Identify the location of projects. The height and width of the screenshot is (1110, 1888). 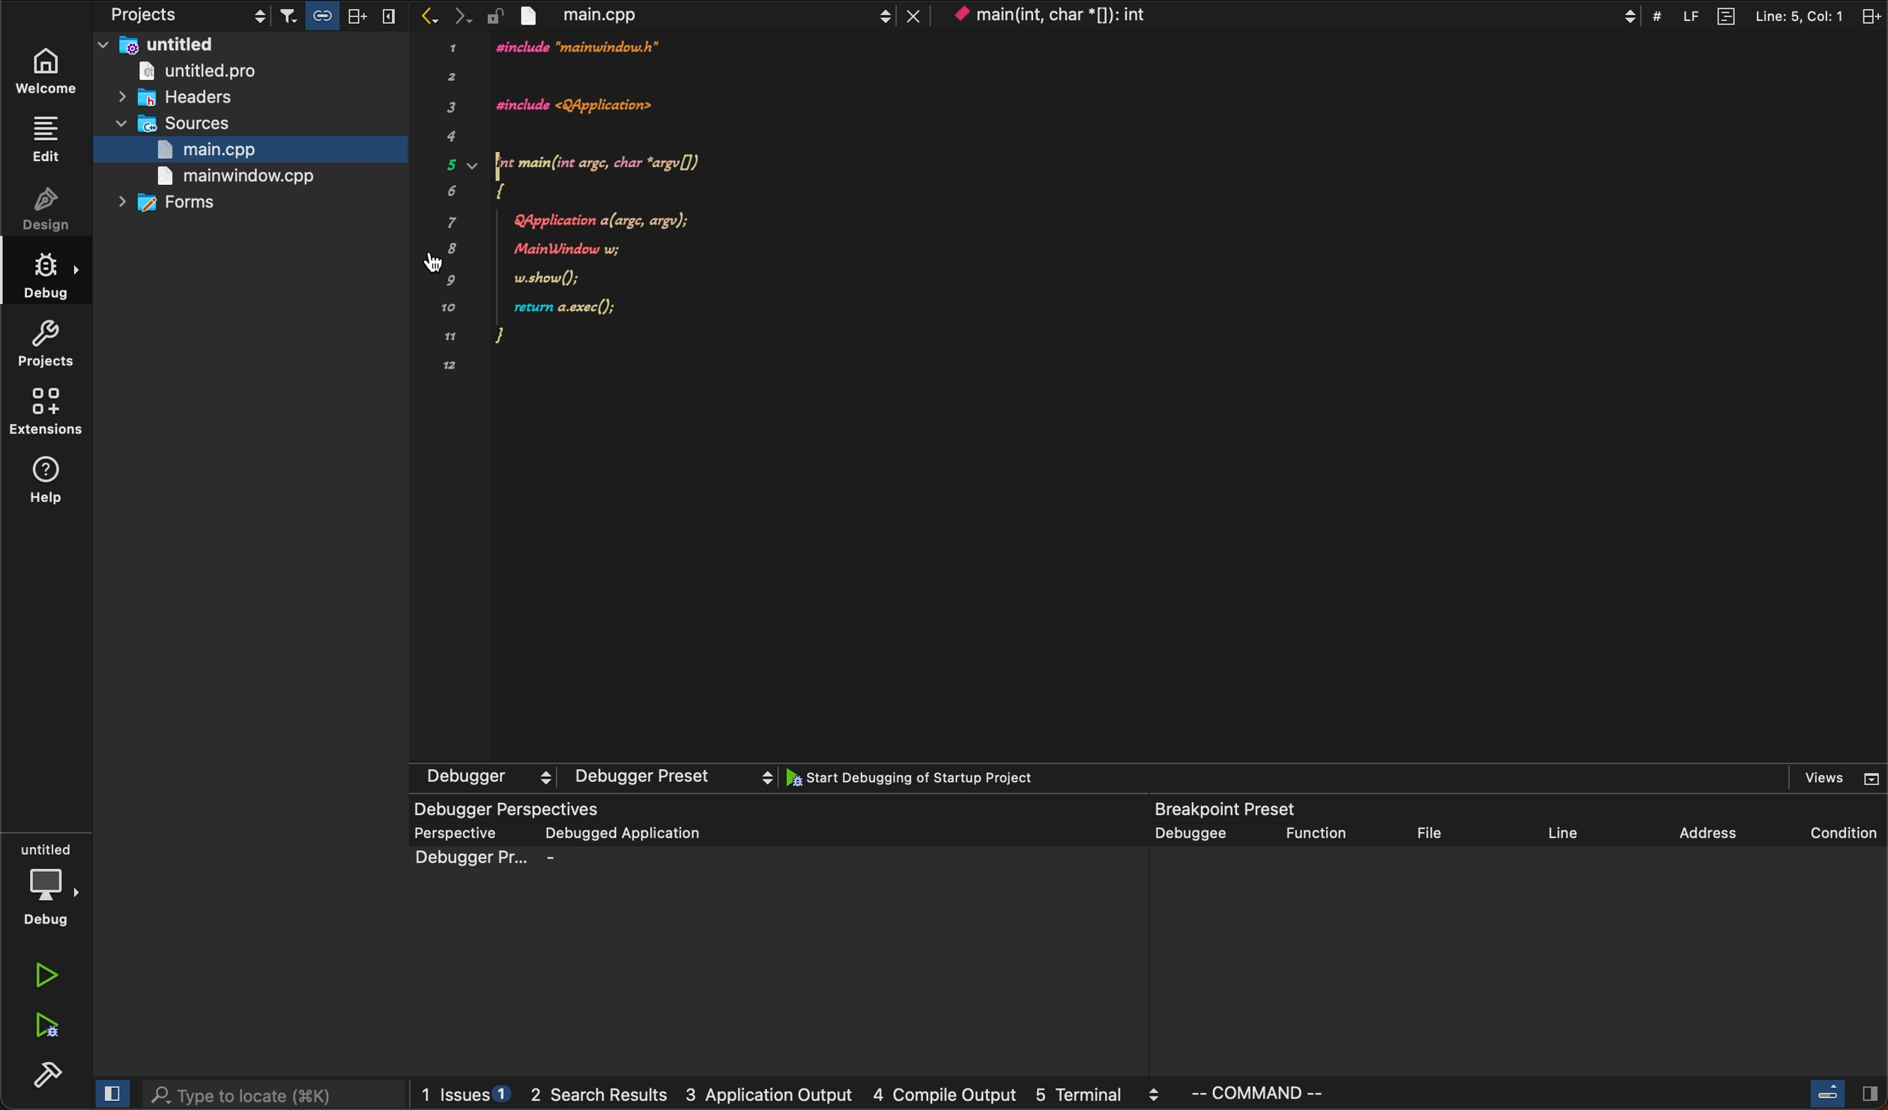
(51, 342).